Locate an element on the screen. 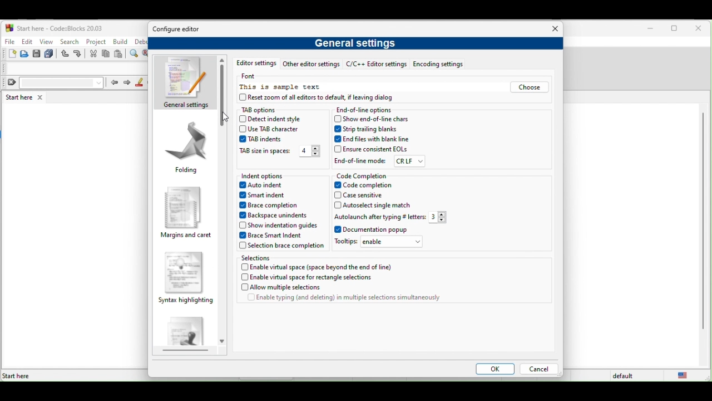  minimize is located at coordinates (651, 29).